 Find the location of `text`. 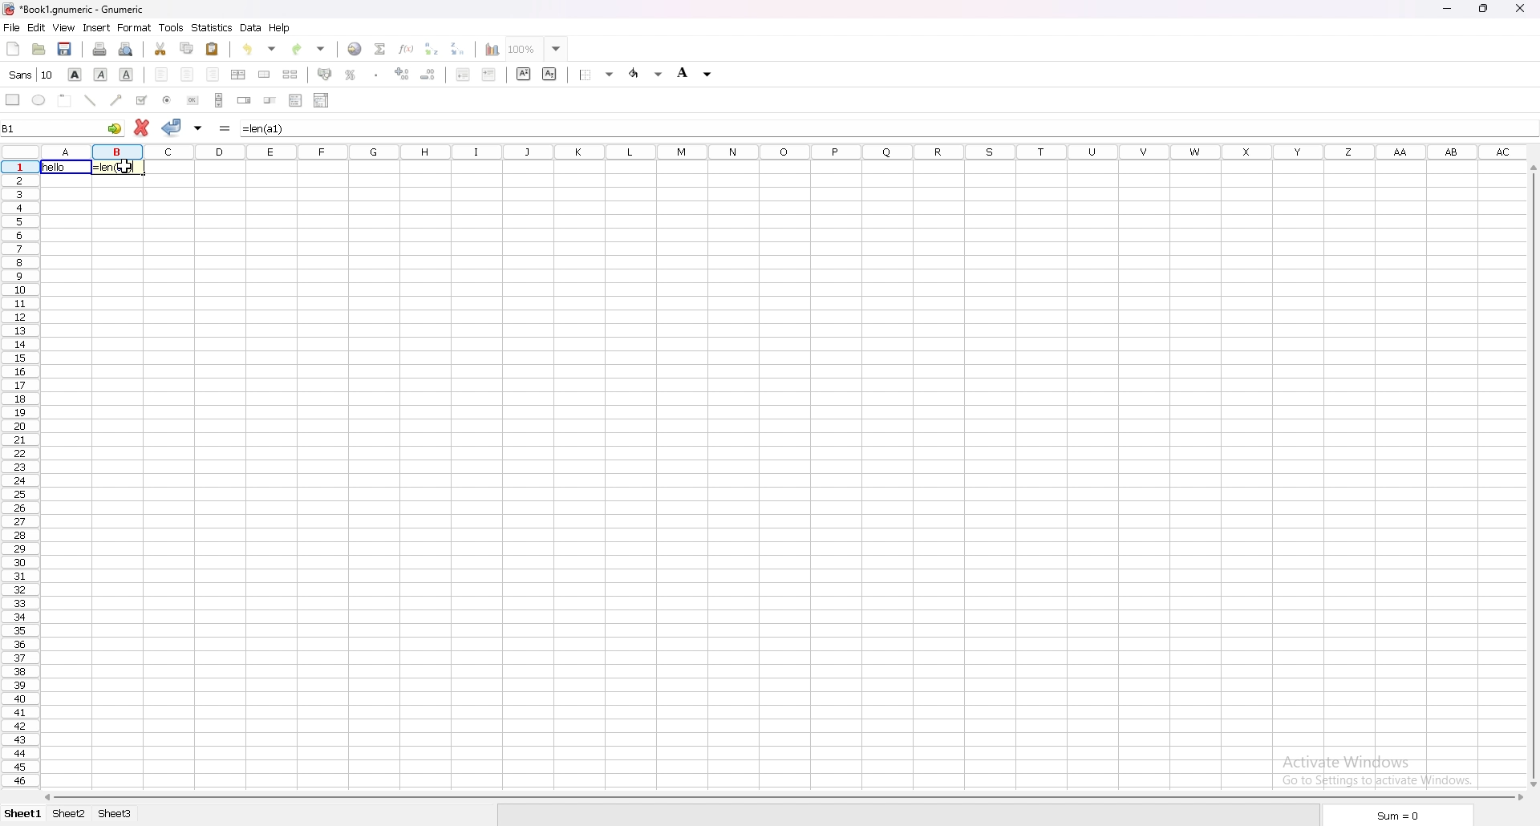

text is located at coordinates (63, 168).